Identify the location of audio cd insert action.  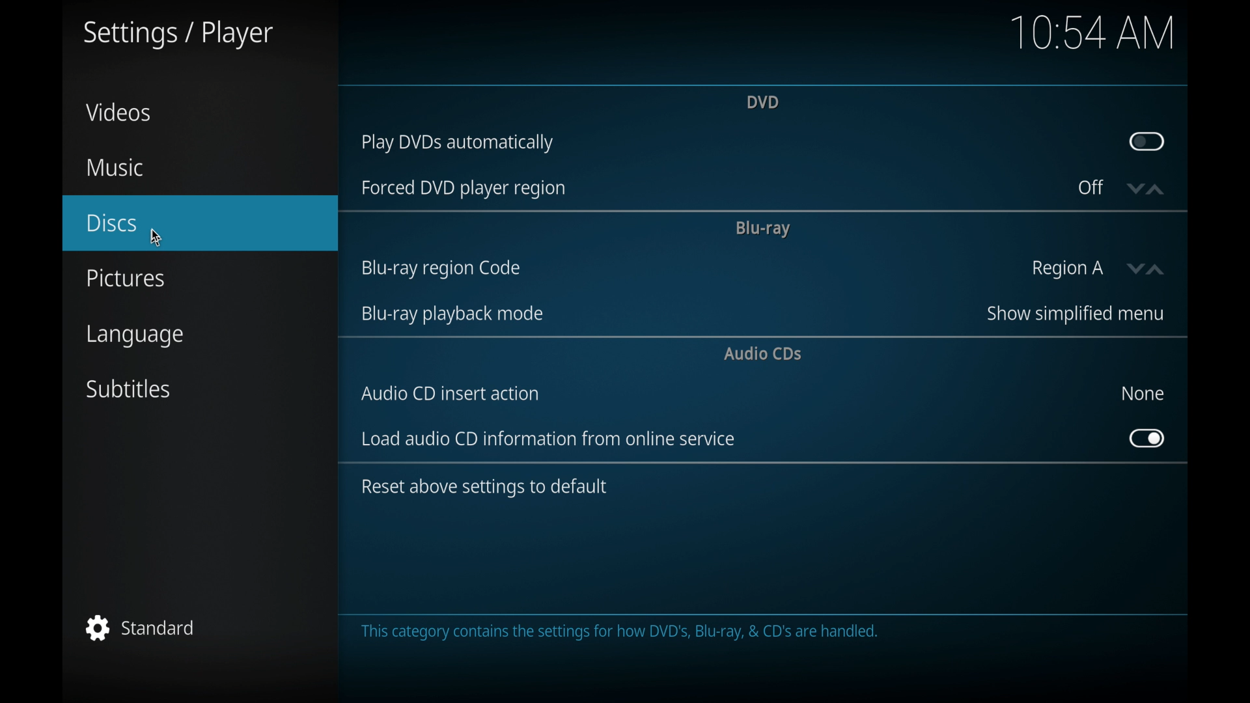
(451, 393).